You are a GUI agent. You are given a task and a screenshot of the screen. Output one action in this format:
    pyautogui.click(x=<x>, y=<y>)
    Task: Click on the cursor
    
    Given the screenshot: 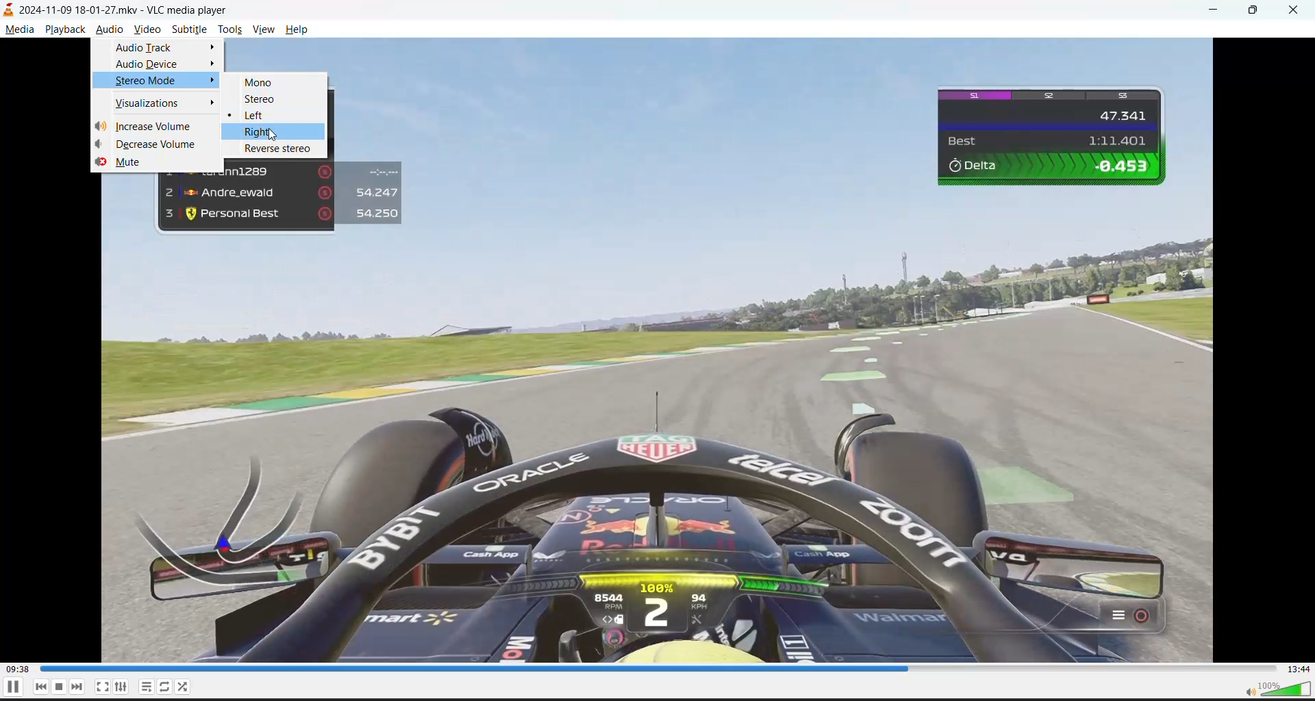 What is the action you would take?
    pyautogui.click(x=276, y=136)
    